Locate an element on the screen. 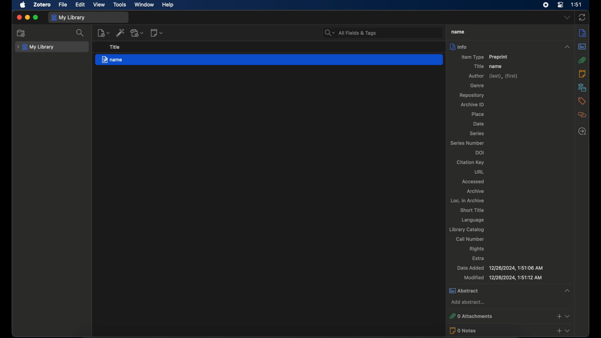 This screenshot has height=338, width=601. maximize is located at coordinates (36, 18).